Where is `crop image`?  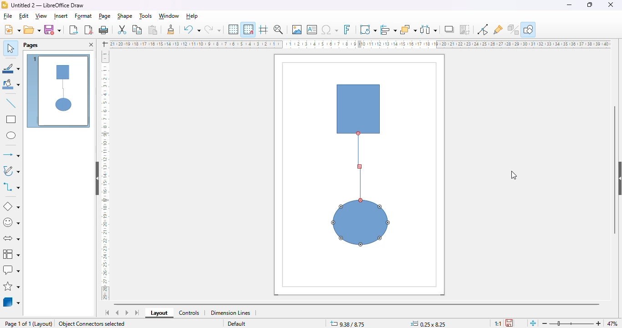 crop image is located at coordinates (464, 30).